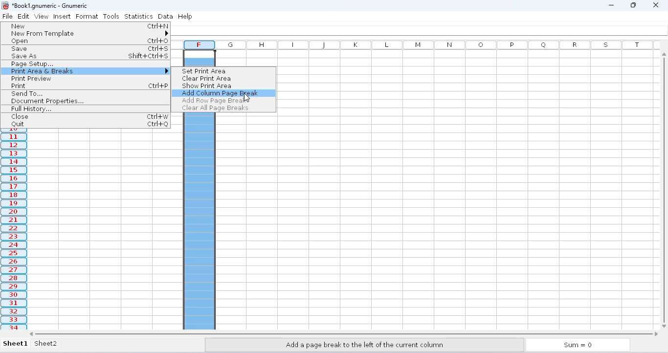 Image resolution: width=668 pixels, height=353 pixels. Describe the element at coordinates (89, 34) in the screenshot. I see `new from template` at that location.